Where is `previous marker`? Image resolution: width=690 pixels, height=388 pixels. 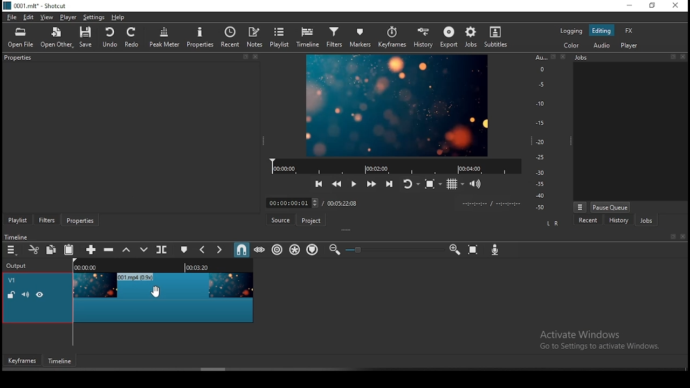 previous marker is located at coordinates (203, 250).